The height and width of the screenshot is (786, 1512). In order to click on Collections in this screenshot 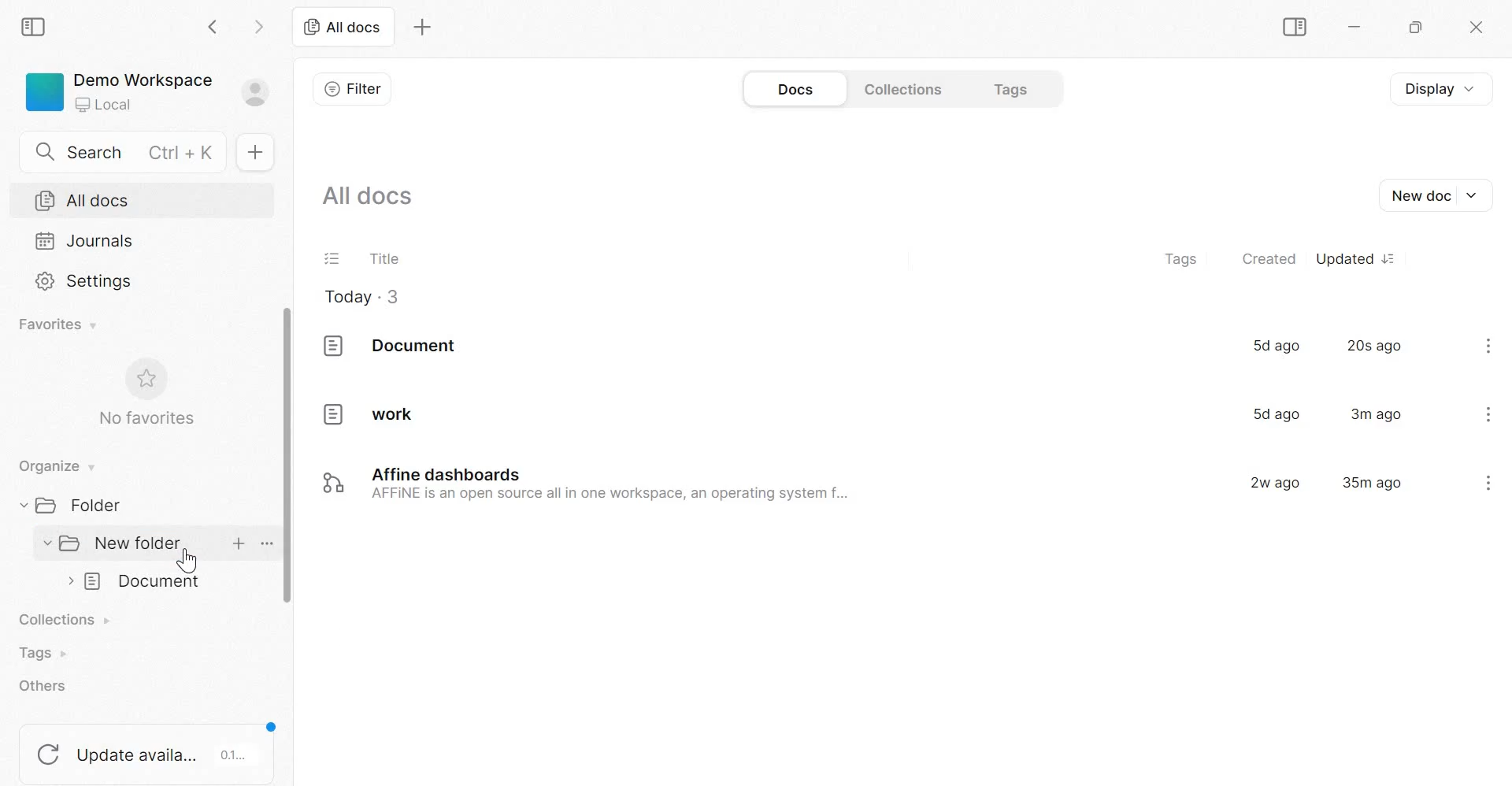, I will do `click(900, 89)`.